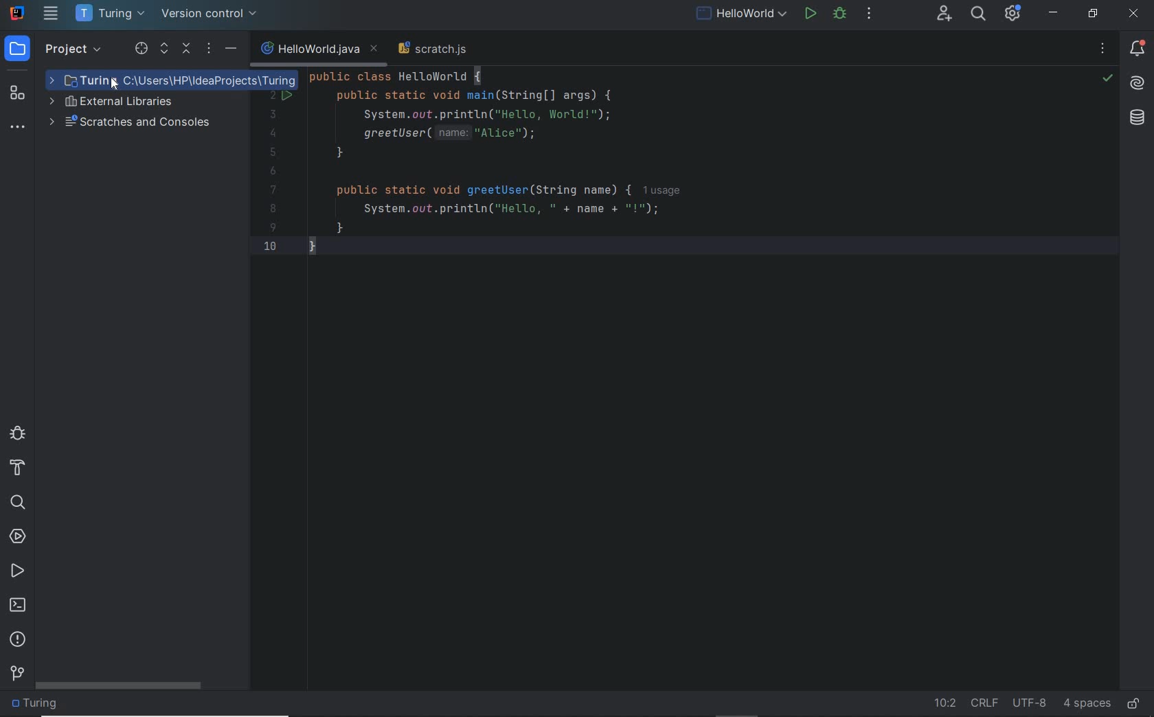 The height and width of the screenshot is (717, 1154). Describe the element at coordinates (809, 15) in the screenshot. I see `run` at that location.